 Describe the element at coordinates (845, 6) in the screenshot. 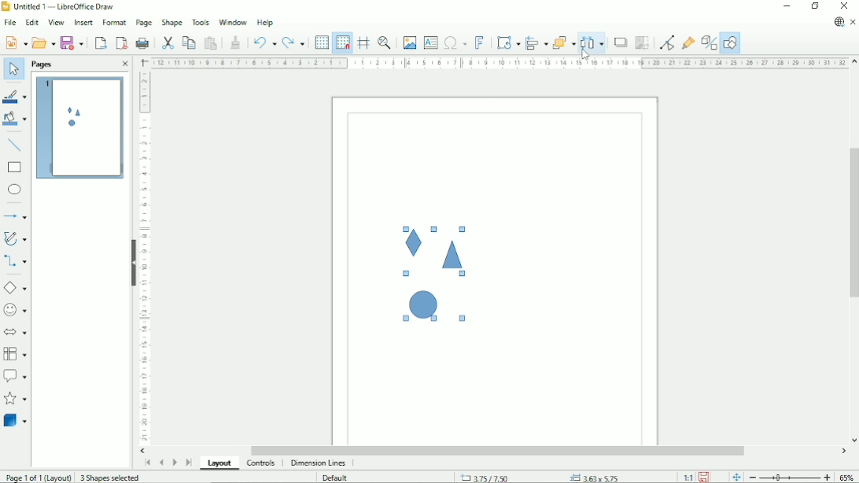

I see `Close` at that location.